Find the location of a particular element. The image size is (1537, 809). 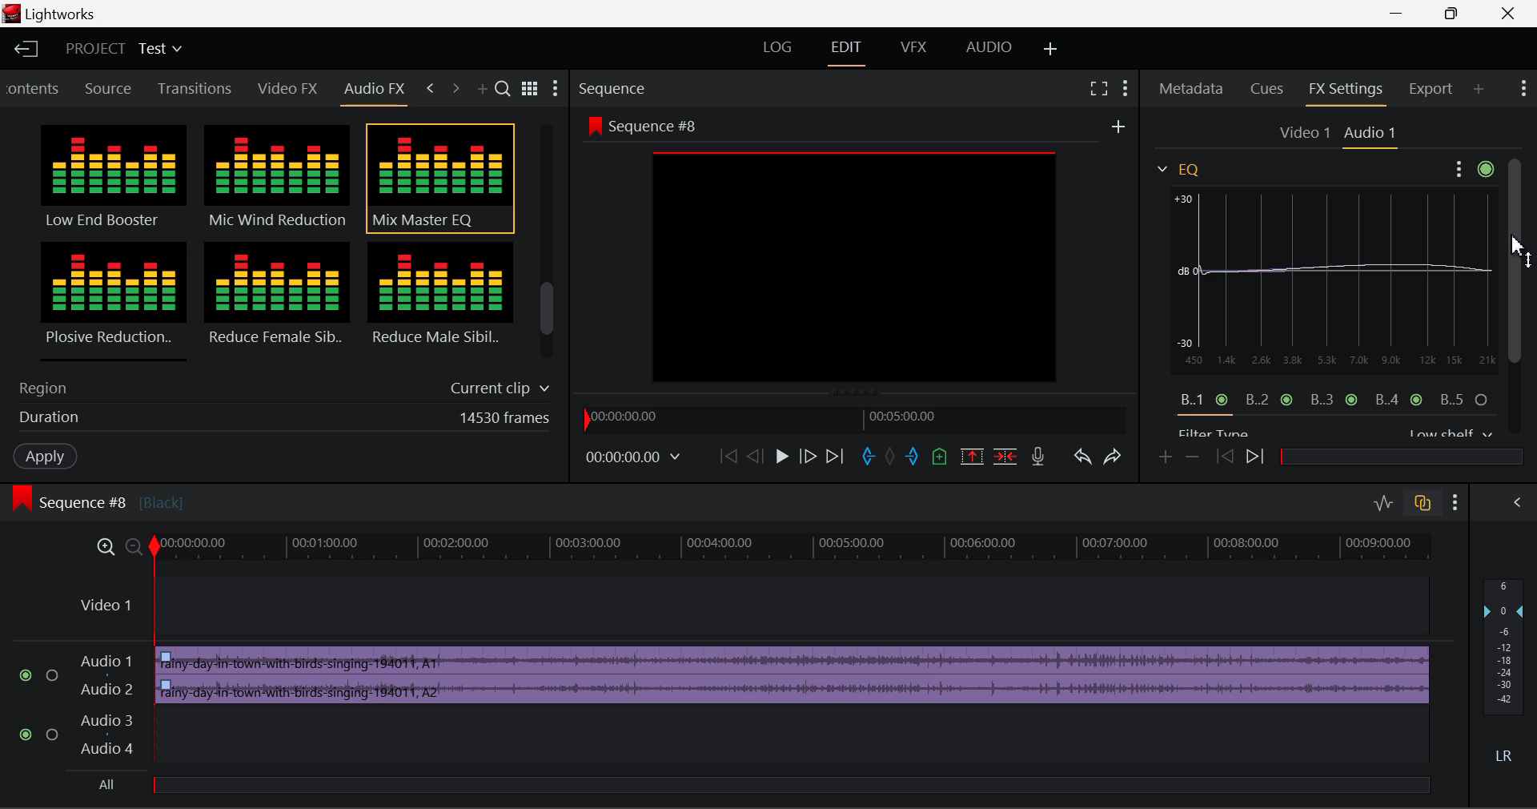

All is located at coordinates (114, 783).